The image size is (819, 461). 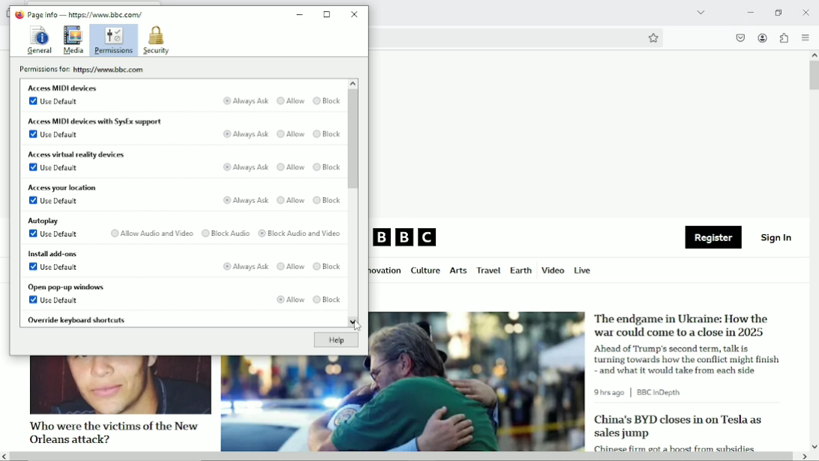 What do you see at coordinates (699, 12) in the screenshot?
I see `List all tabs` at bounding box center [699, 12].